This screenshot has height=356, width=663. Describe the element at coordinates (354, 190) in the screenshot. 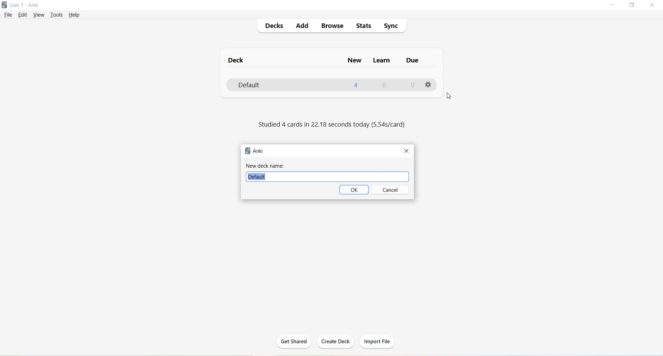

I see `OK` at that location.